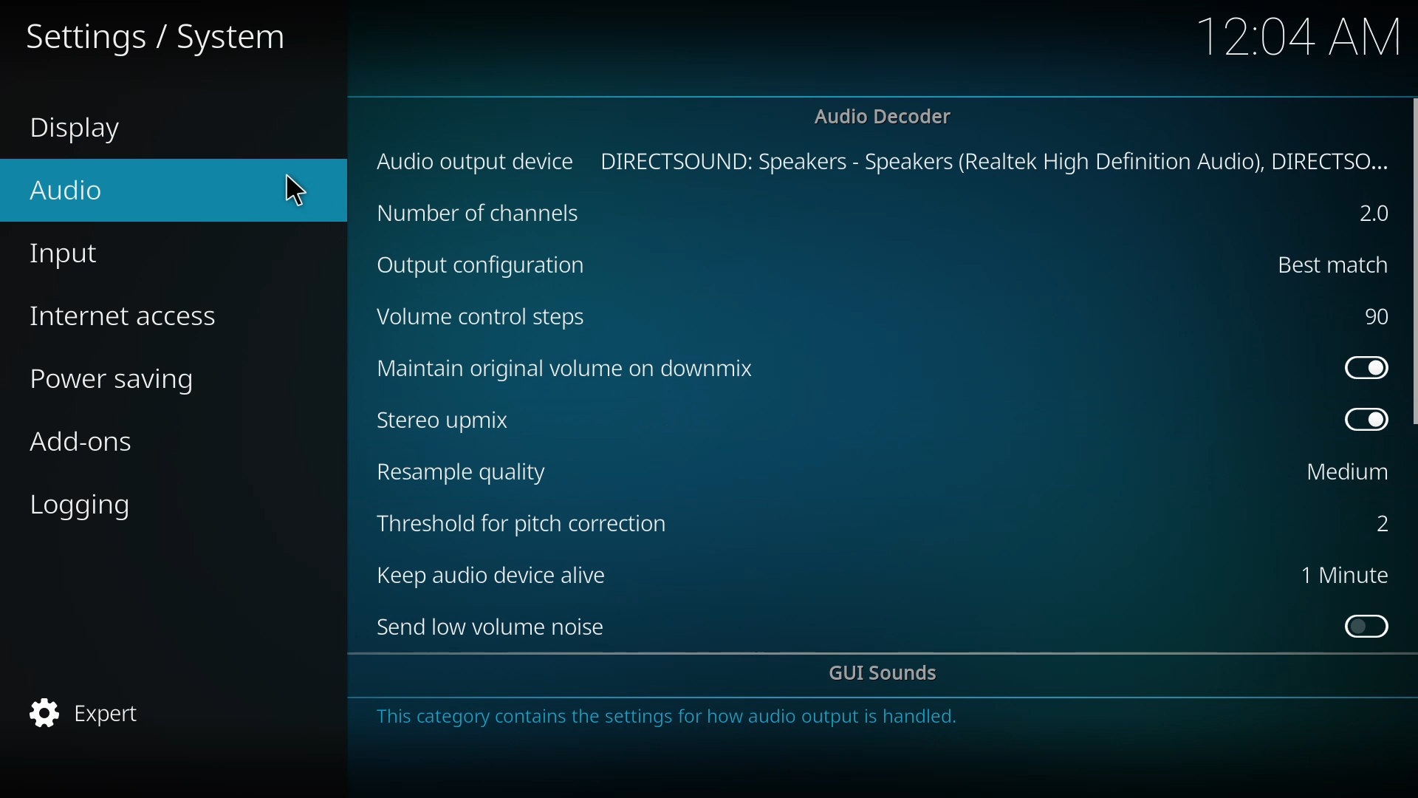 The height and width of the screenshot is (798, 1418). I want to click on info, so click(677, 719).